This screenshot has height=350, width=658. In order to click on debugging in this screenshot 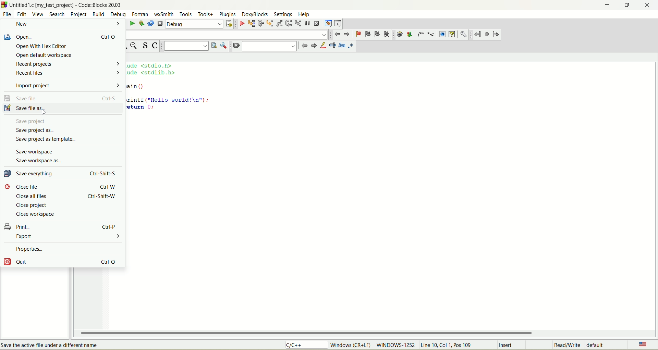, I will do `click(328, 23)`.